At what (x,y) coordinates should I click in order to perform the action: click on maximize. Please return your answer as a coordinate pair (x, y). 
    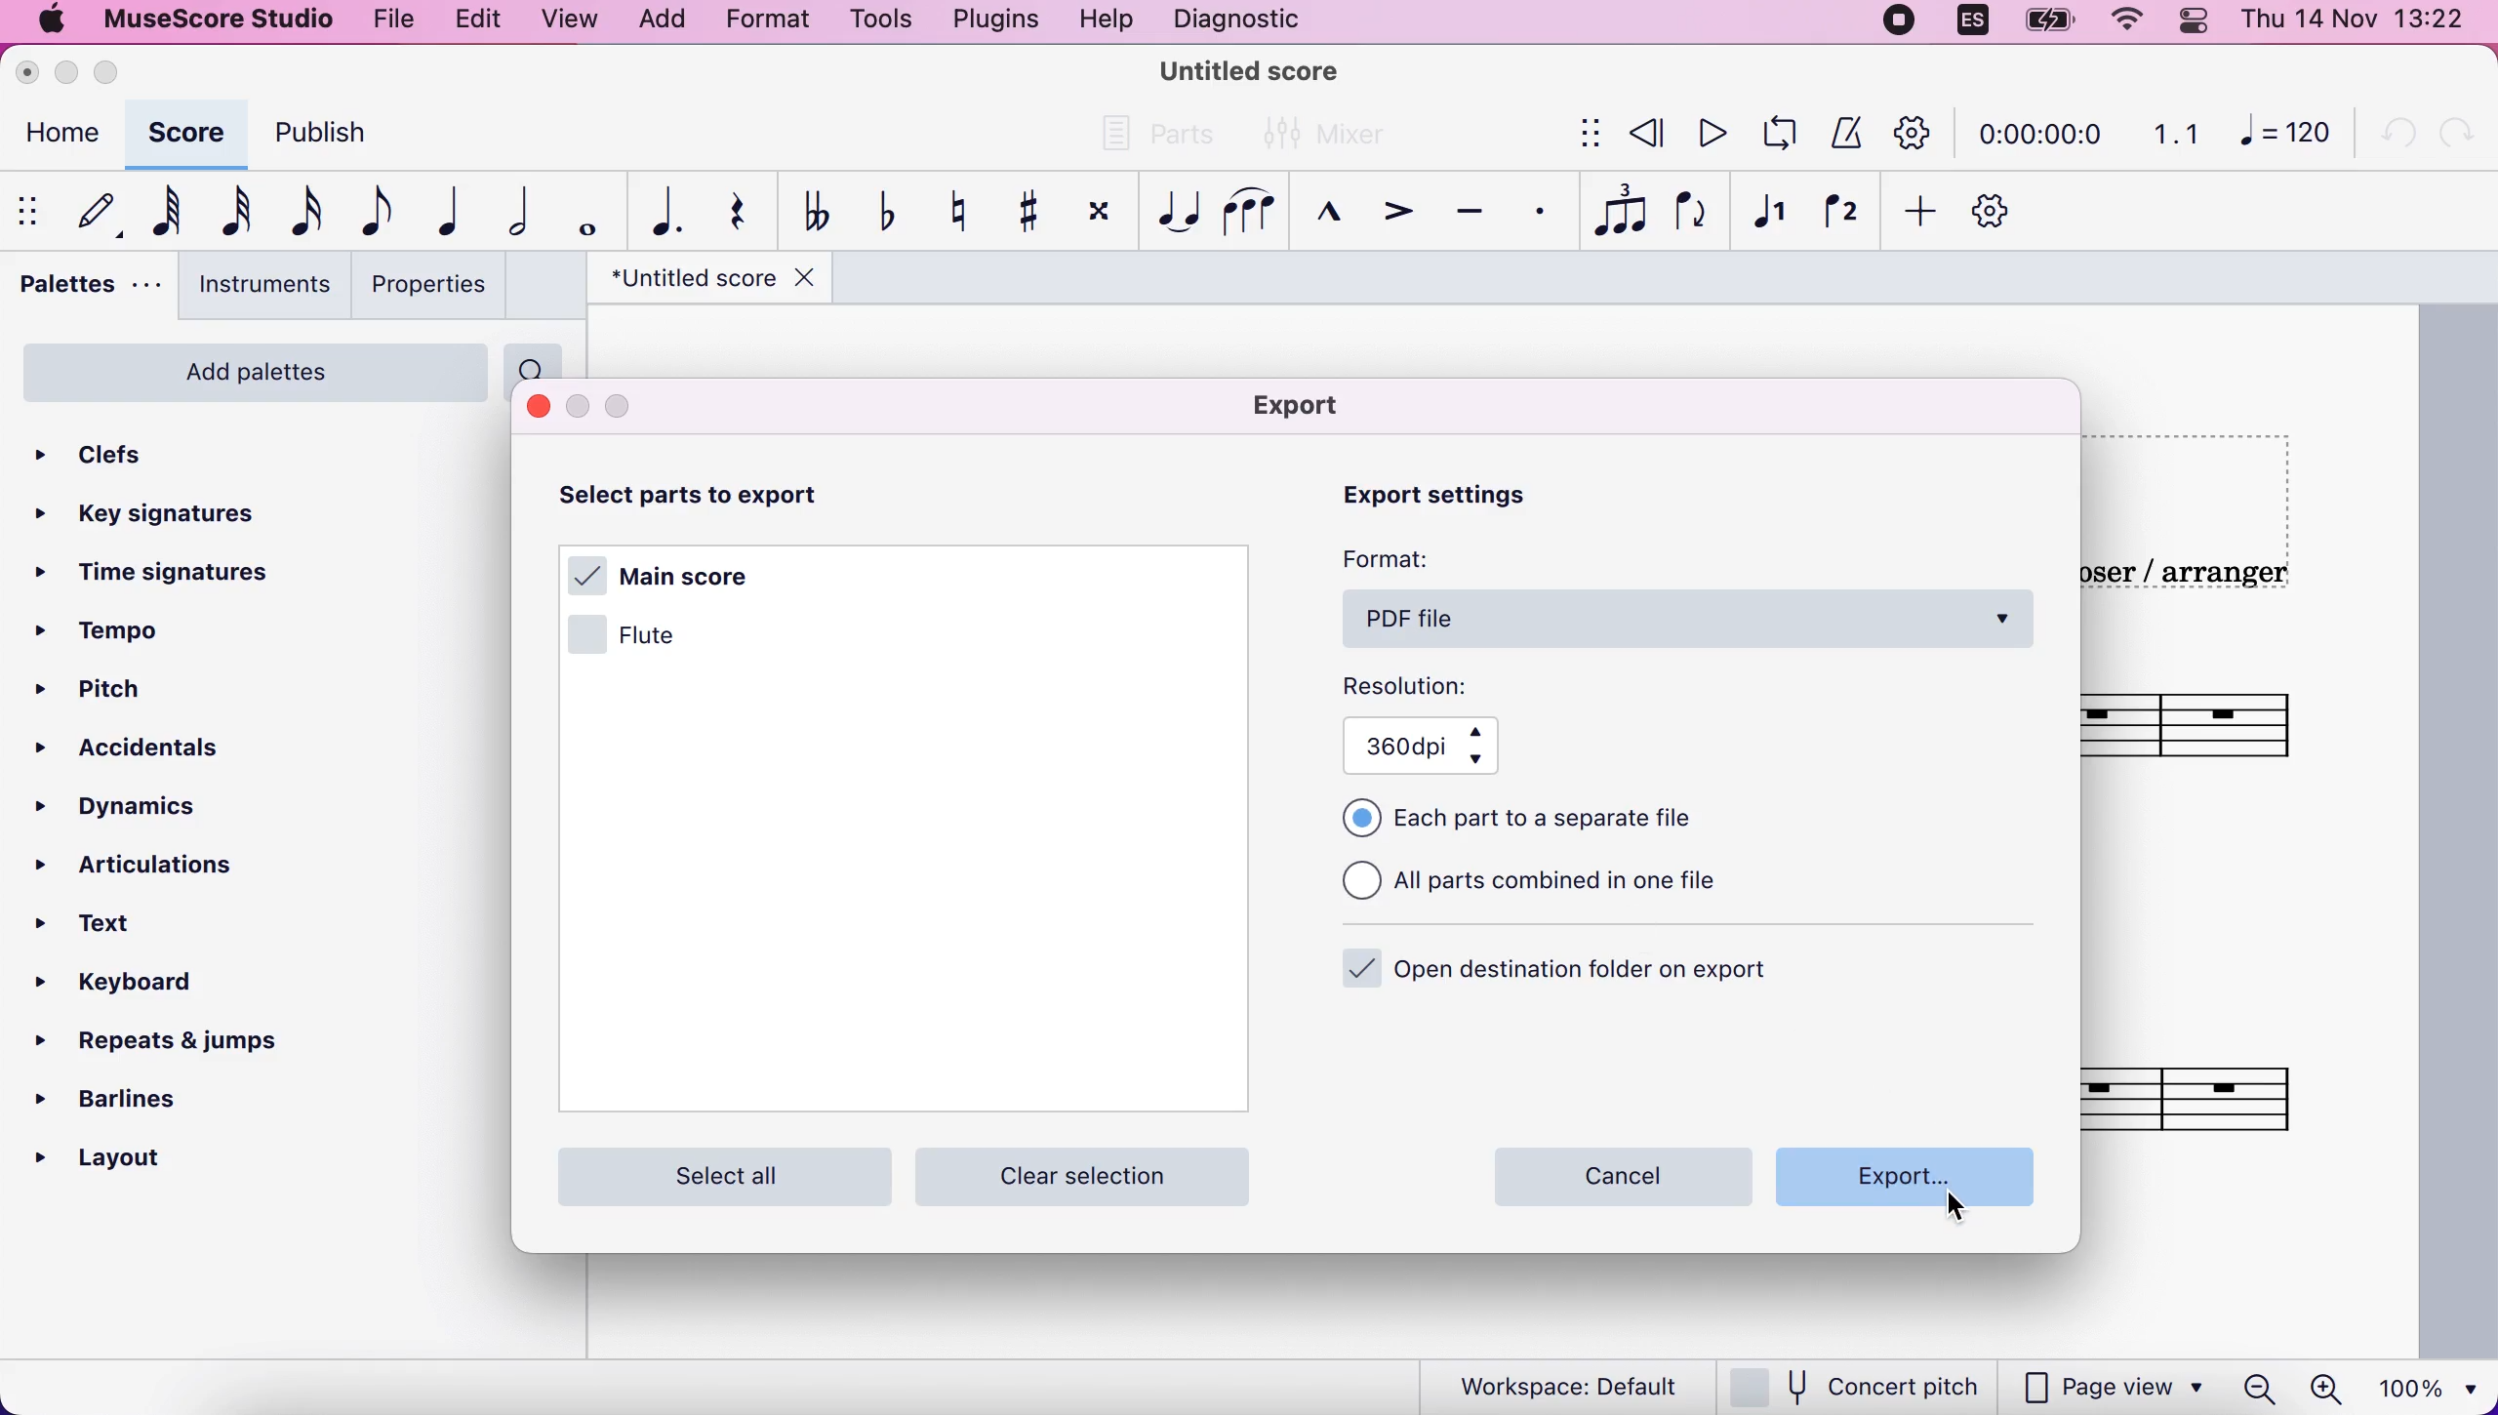
    Looking at the image, I should click on (629, 406).